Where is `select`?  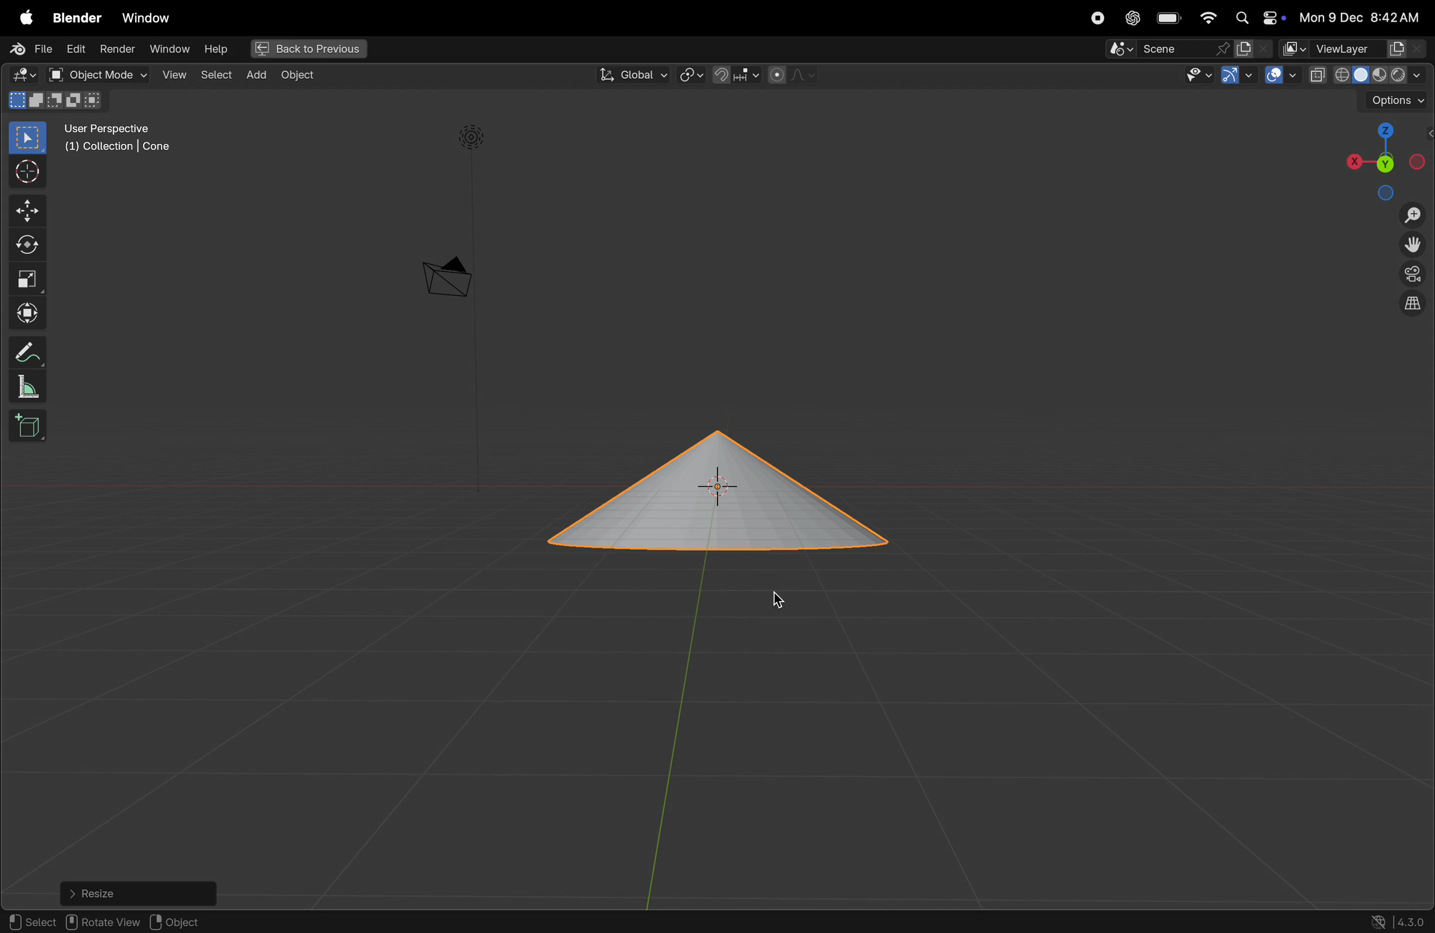 select is located at coordinates (216, 76).